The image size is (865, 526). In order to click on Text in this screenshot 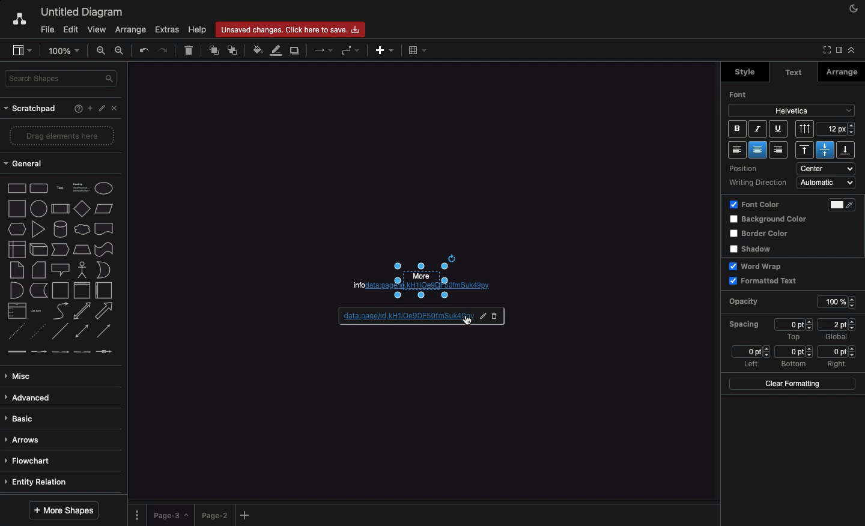, I will do `click(794, 73)`.